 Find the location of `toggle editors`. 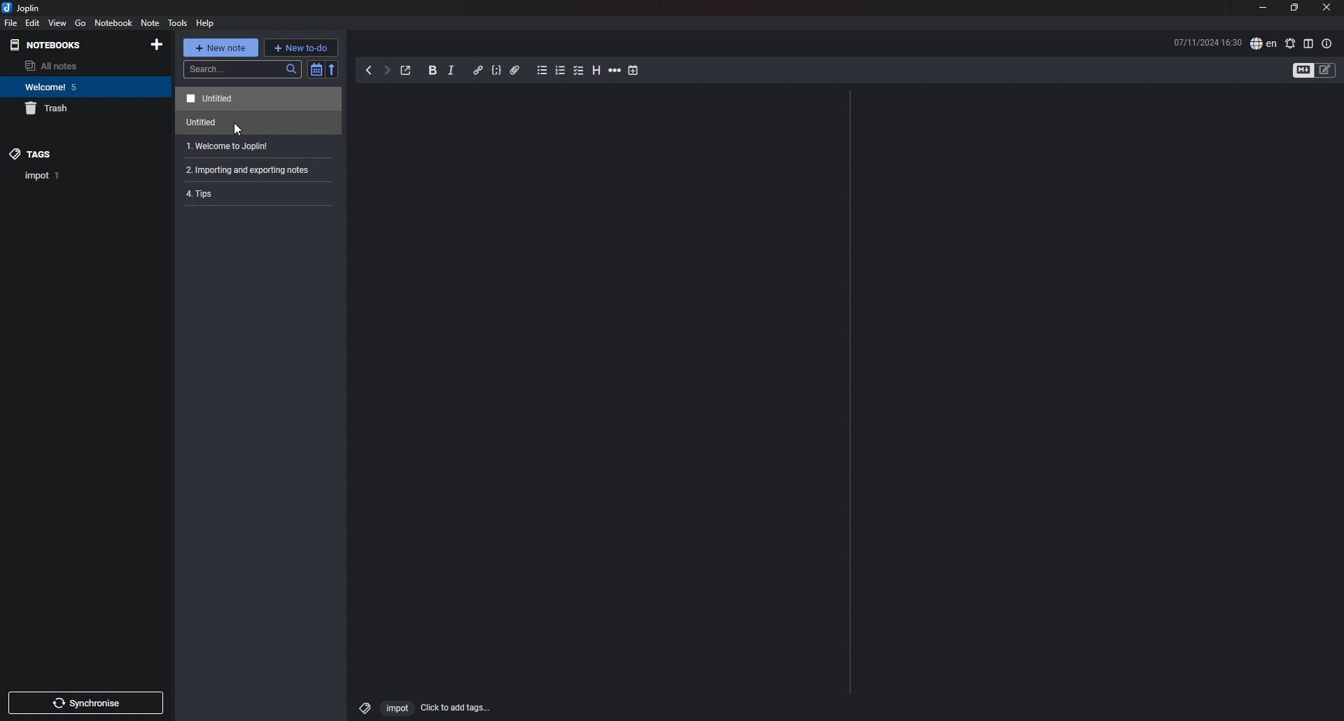

toggle editors is located at coordinates (1326, 70).